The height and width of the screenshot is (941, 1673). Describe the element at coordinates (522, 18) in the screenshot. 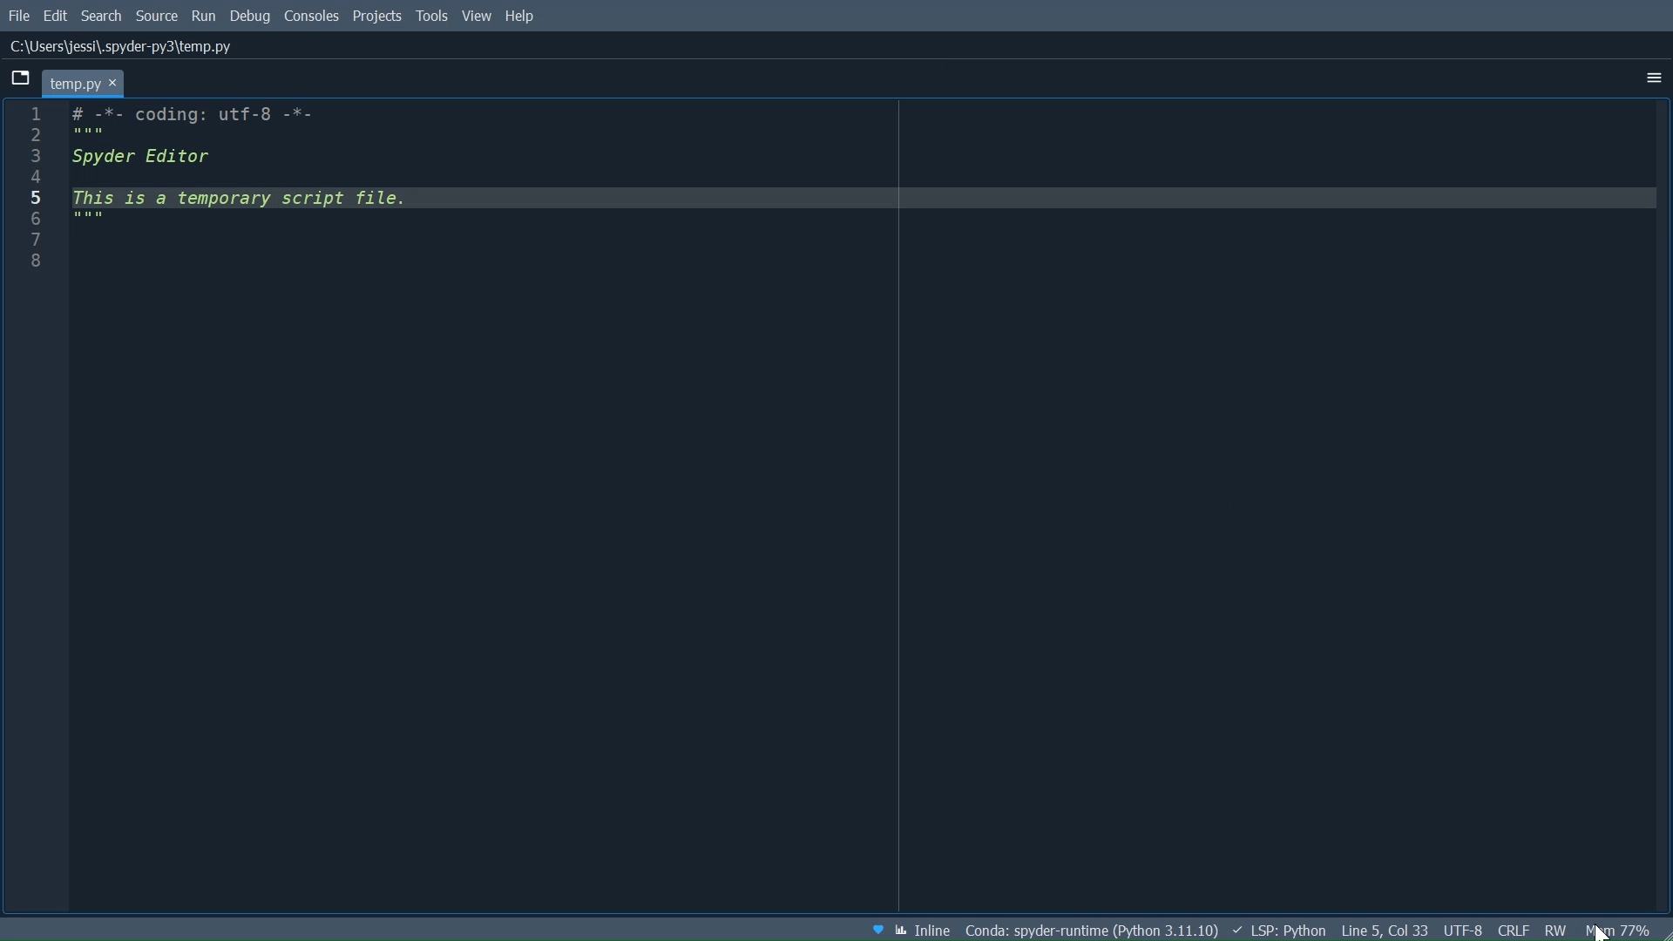

I see `Help` at that location.